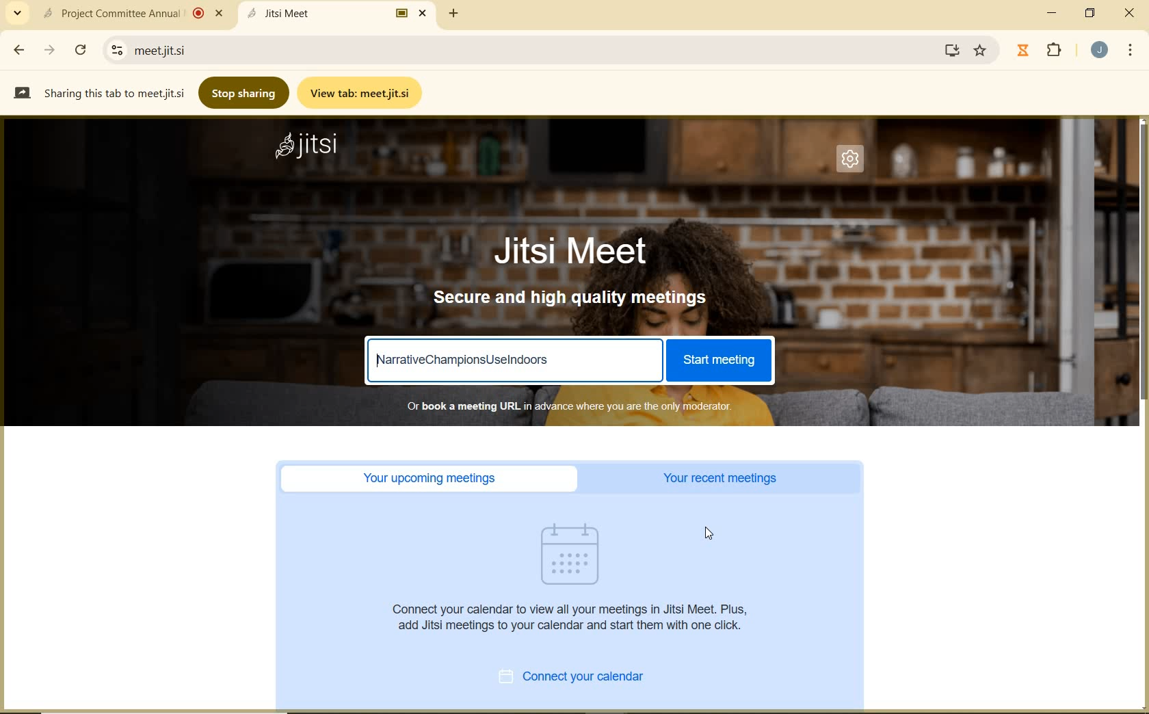  What do you see at coordinates (574, 617) in the screenshot?
I see `Connect your calendar to view all your meetings in Jitsi Meet. Plus,
add Jitsi meetings to your calendar and start them with one click.` at bounding box center [574, 617].